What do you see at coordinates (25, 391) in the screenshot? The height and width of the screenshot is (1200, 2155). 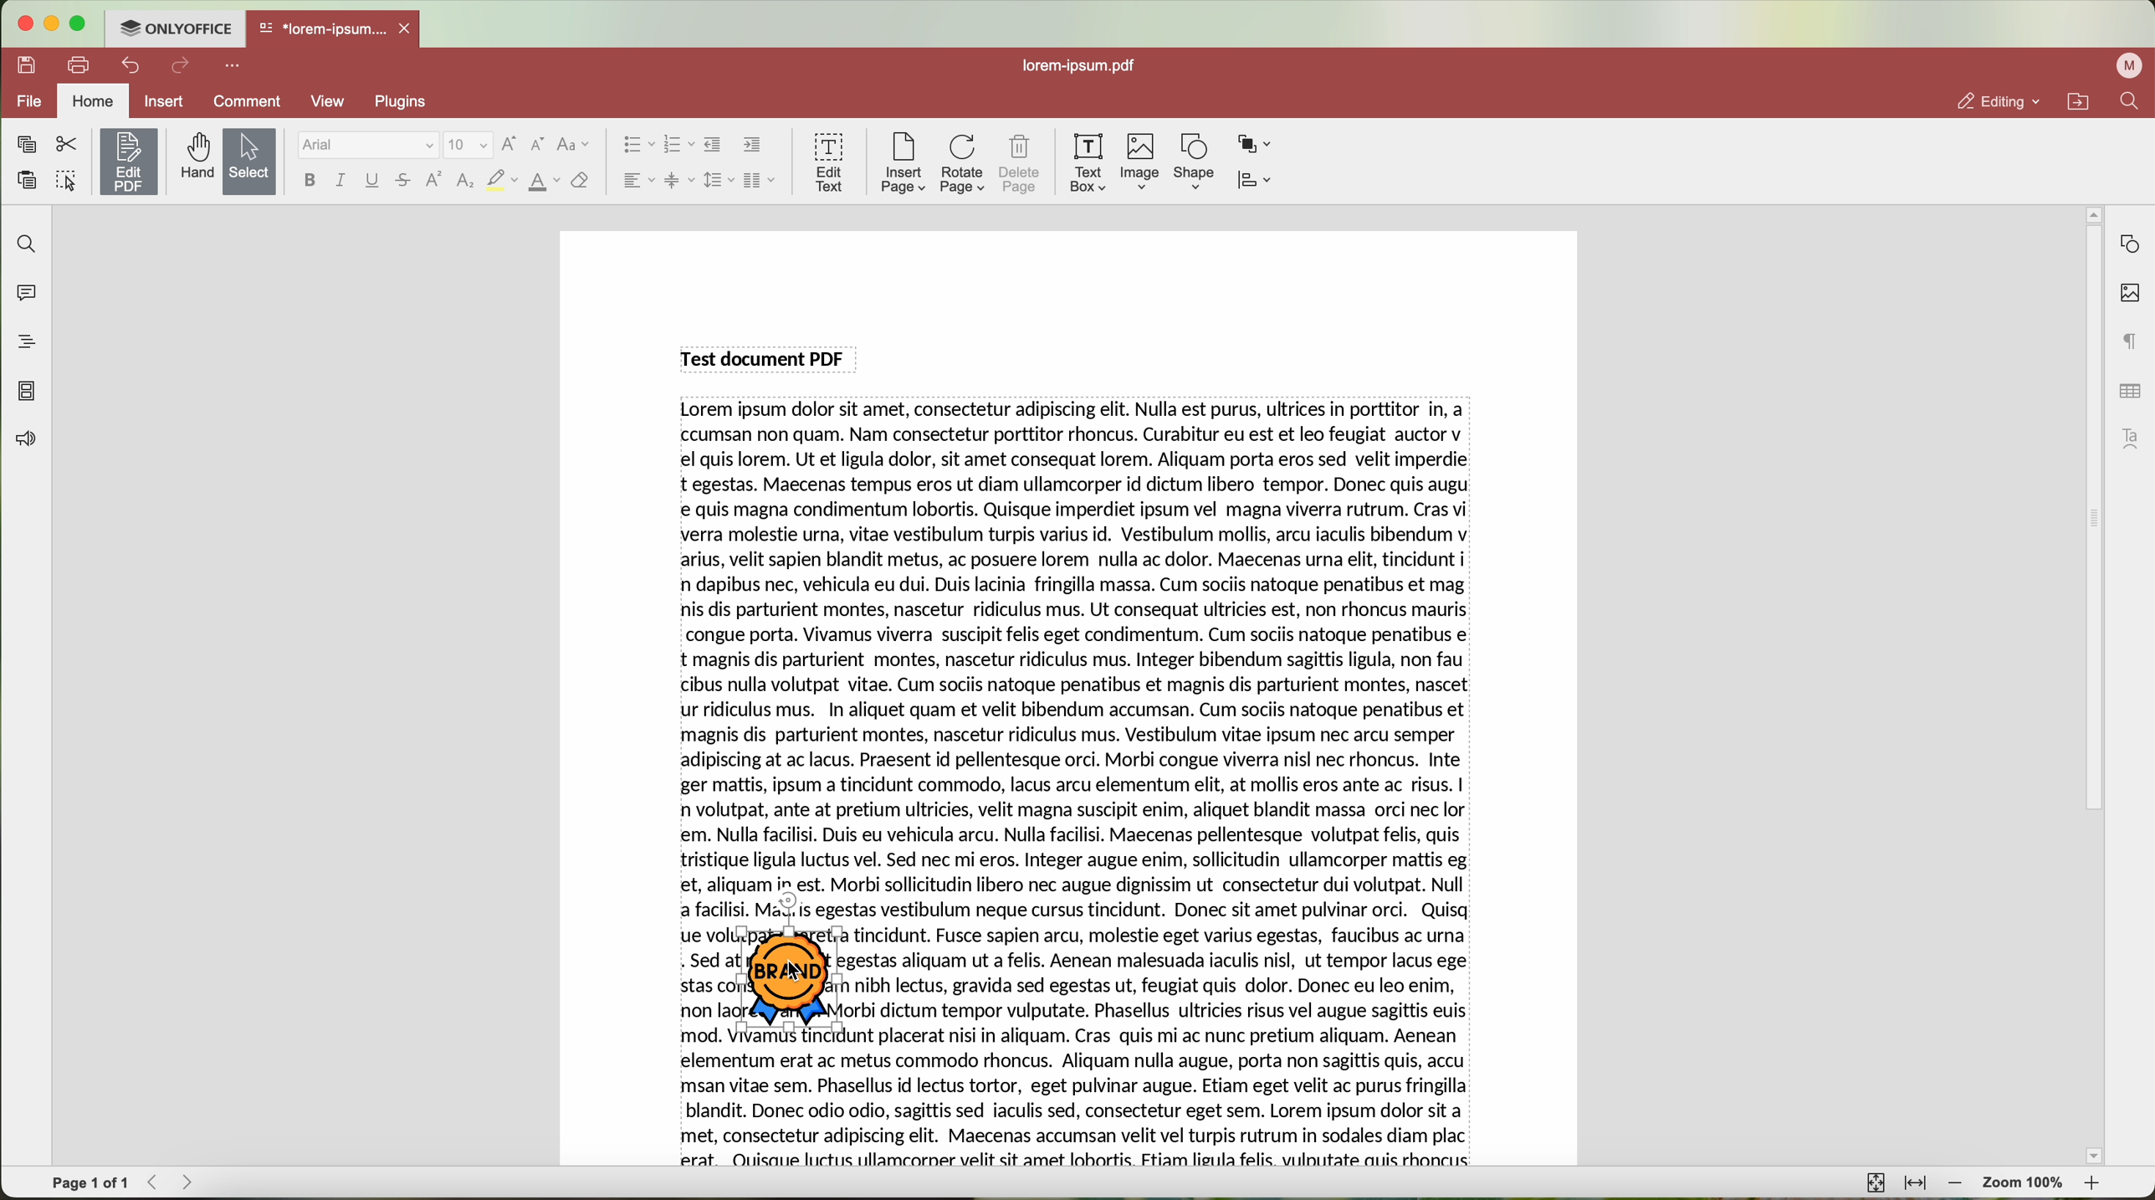 I see `page thumbnails` at bounding box center [25, 391].